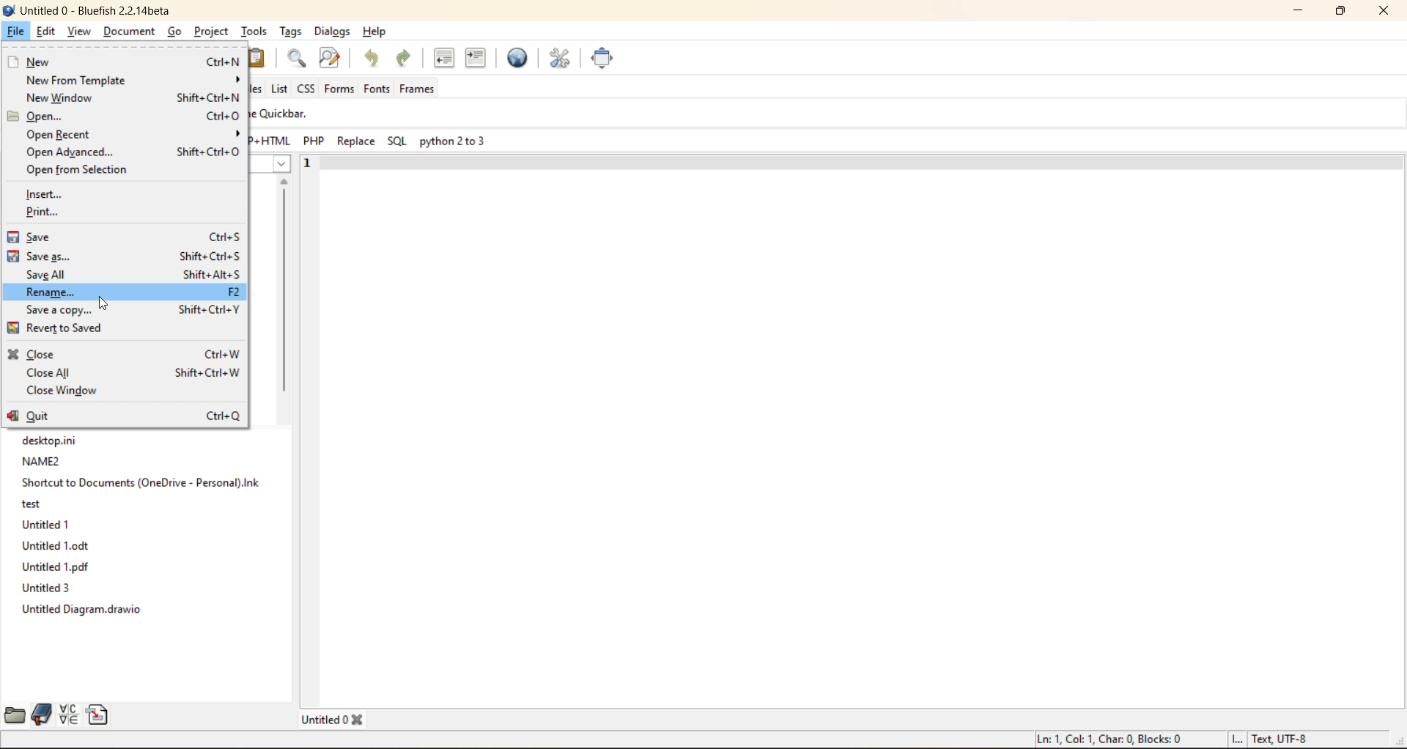 The height and width of the screenshot is (749, 1407). I want to click on NAME2, so click(47, 462).